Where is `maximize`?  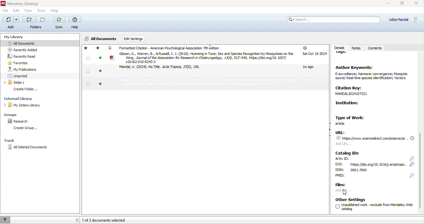 maximize is located at coordinates (401, 4).